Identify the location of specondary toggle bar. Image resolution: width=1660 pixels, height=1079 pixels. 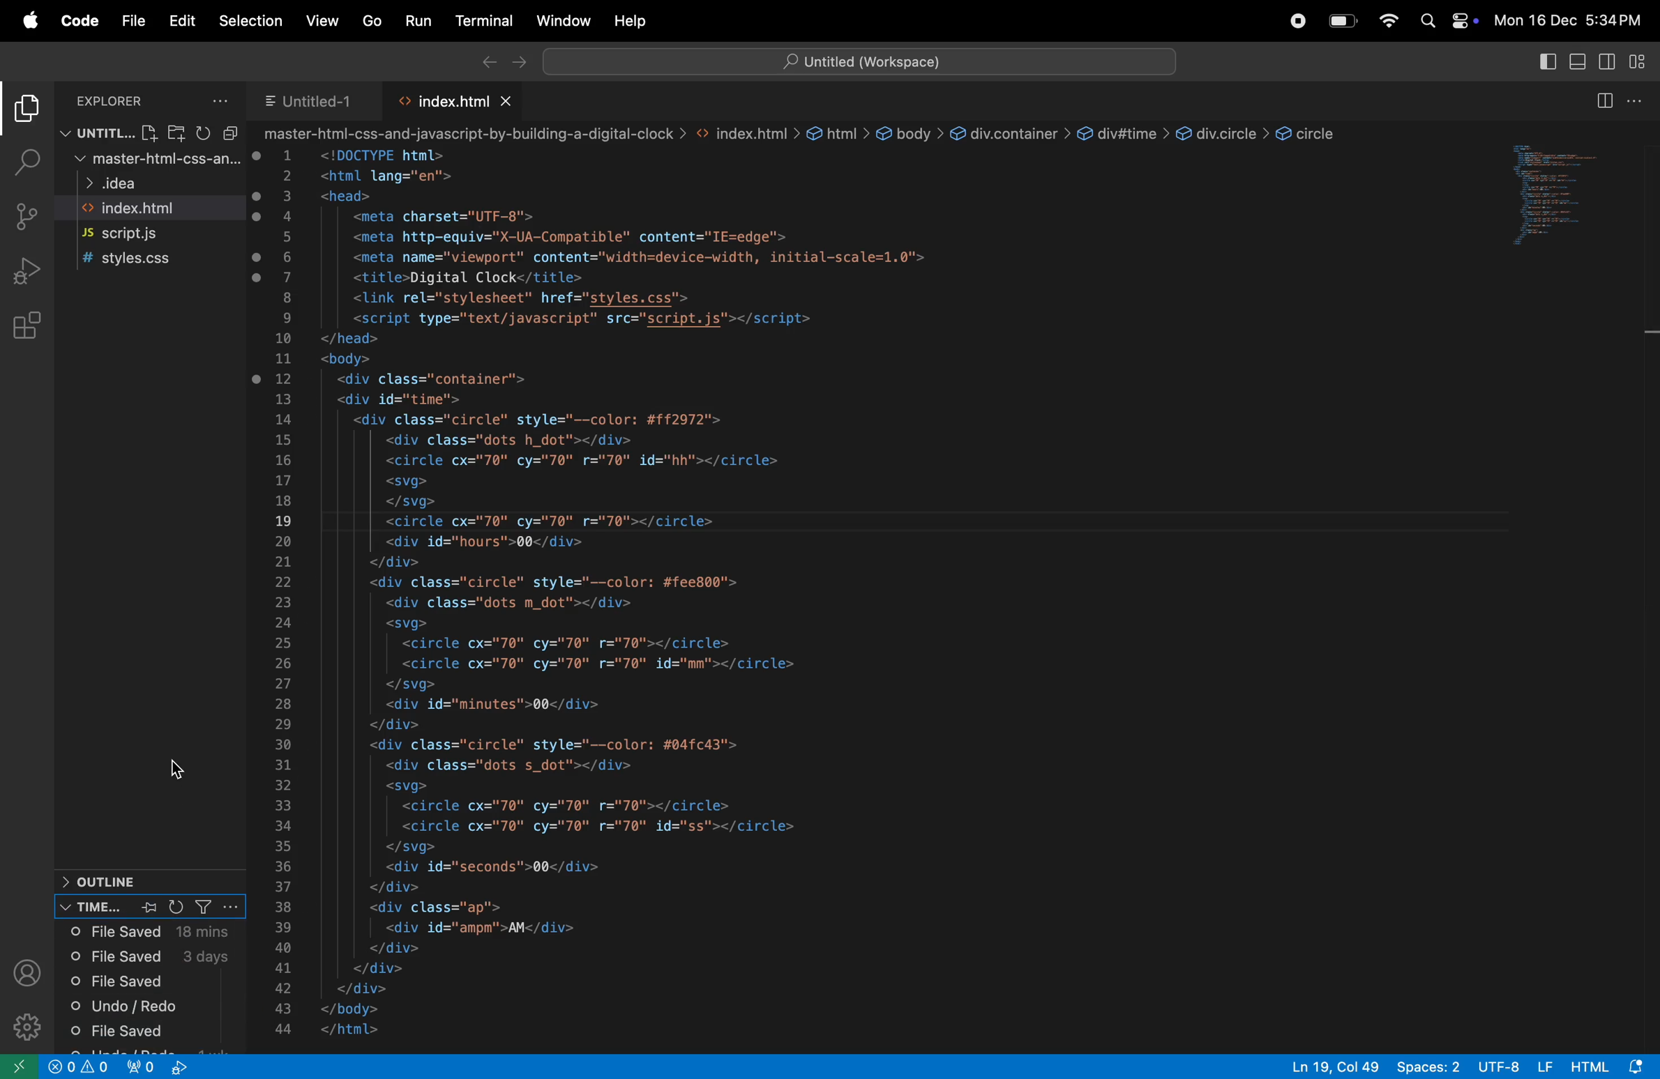
(1608, 61).